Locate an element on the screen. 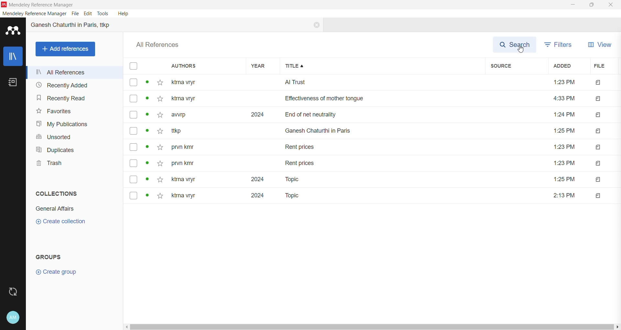  file type is located at coordinates (598, 148).